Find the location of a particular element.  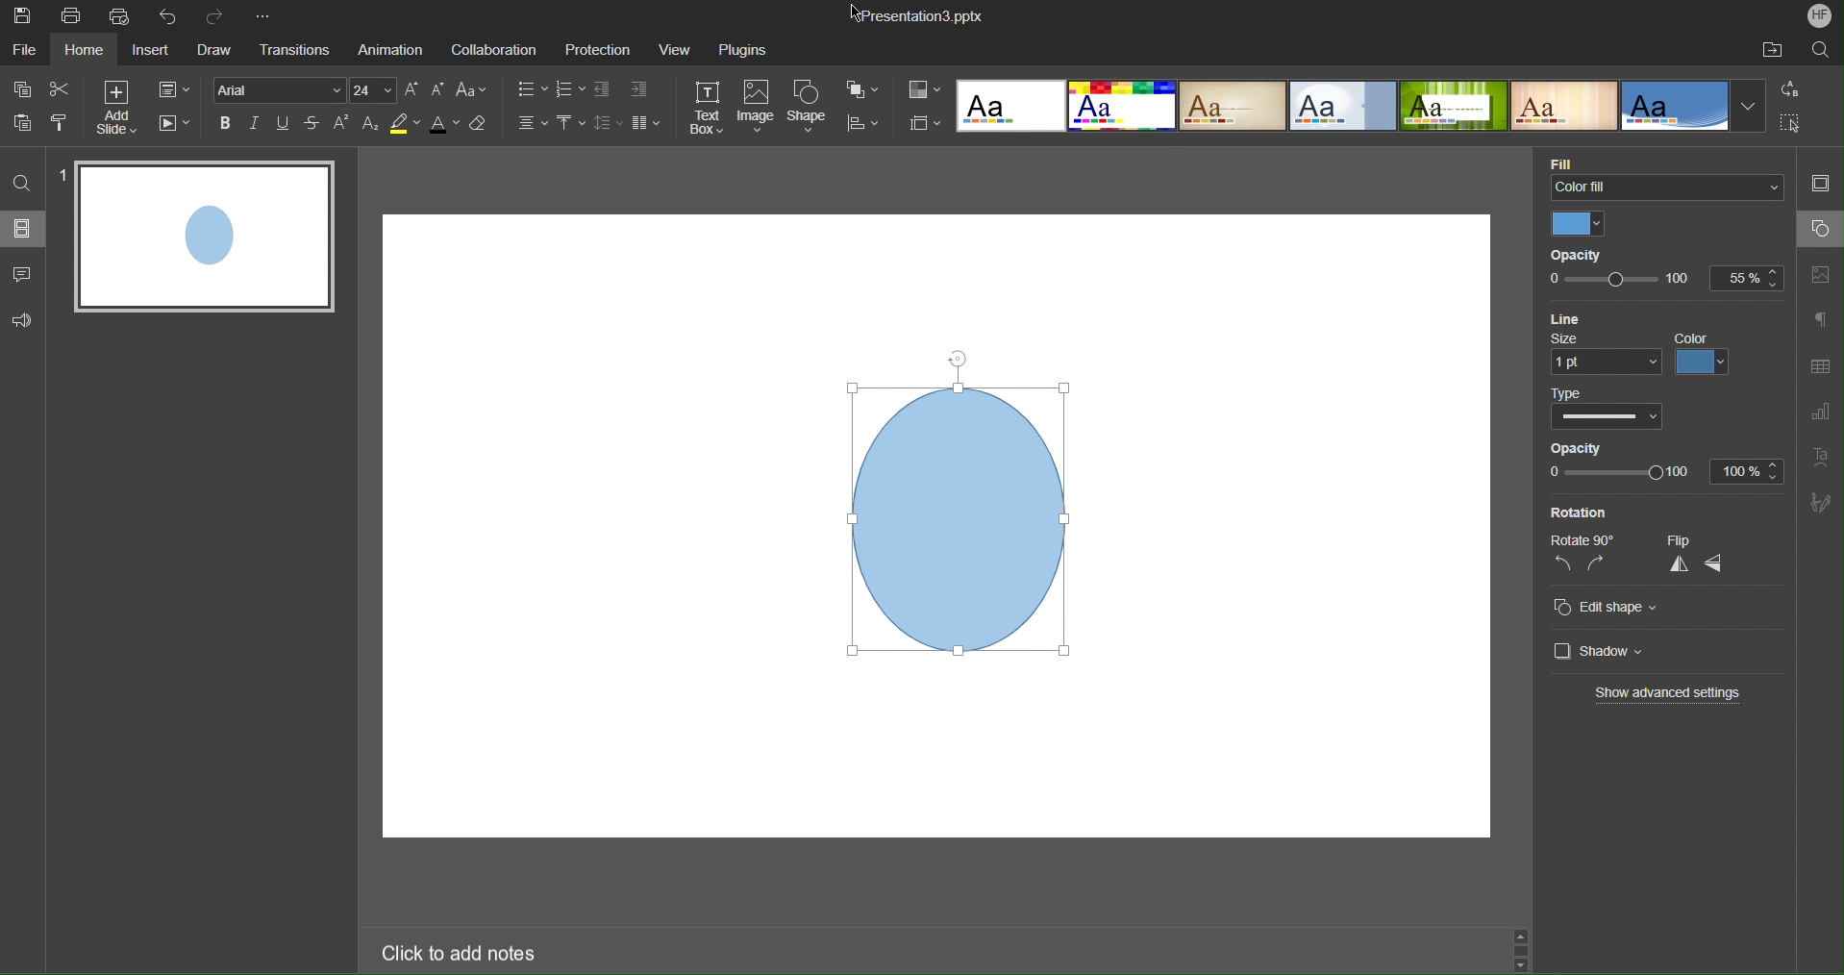

Account is located at coordinates (1821, 16).